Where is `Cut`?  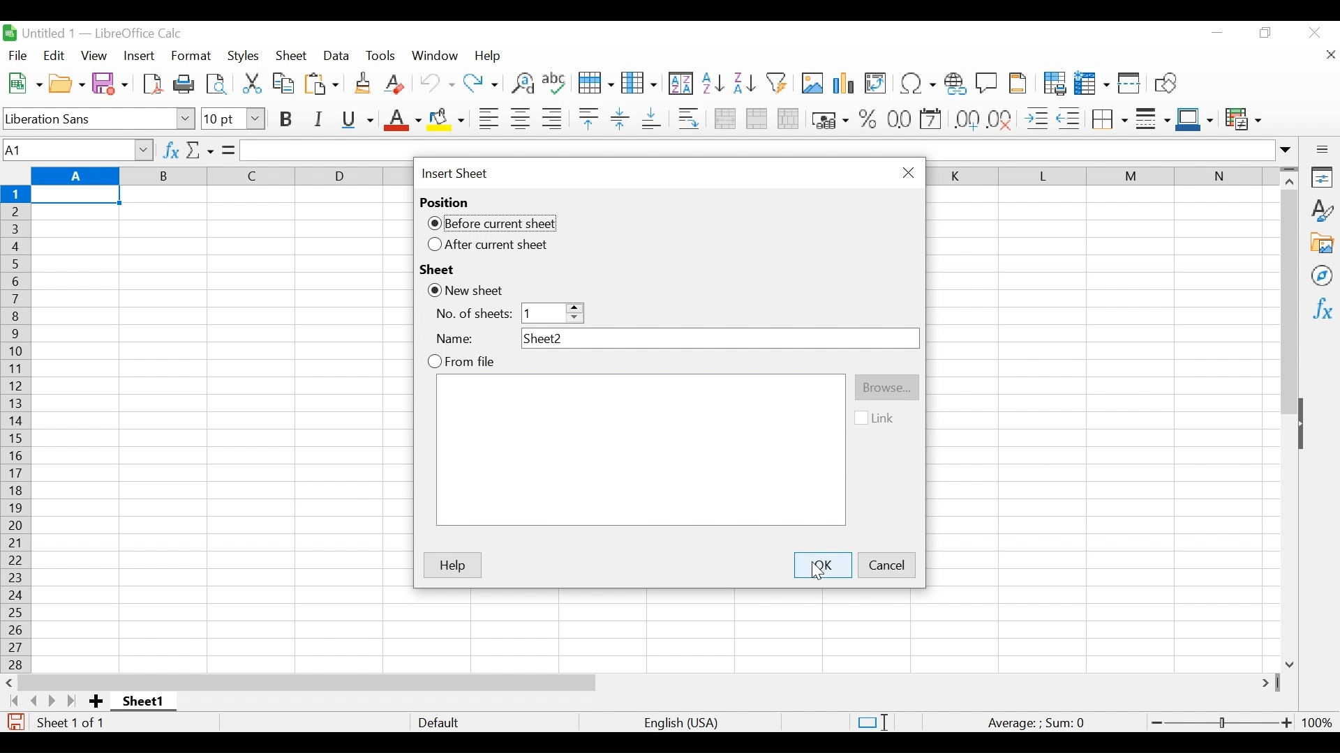
Cut is located at coordinates (250, 82).